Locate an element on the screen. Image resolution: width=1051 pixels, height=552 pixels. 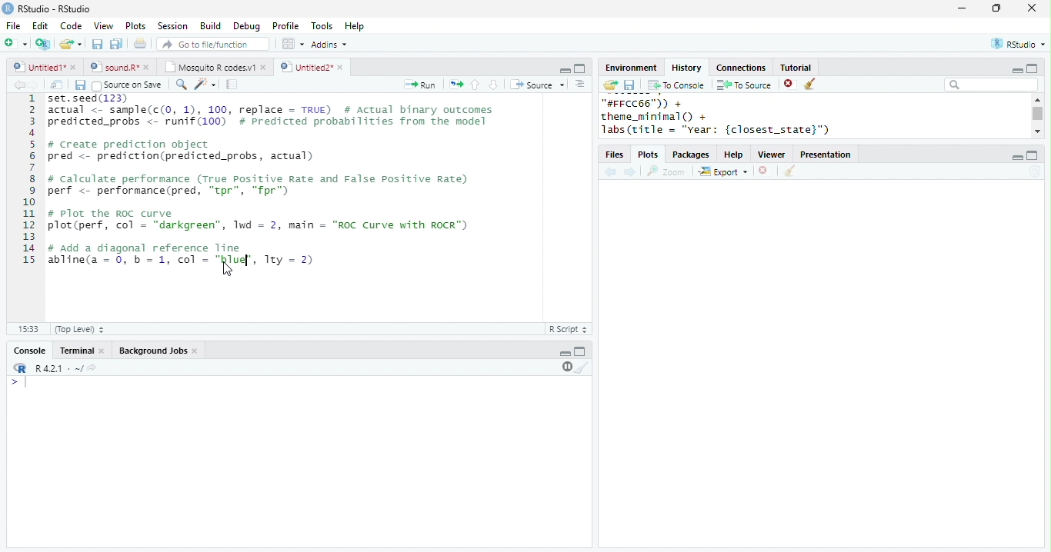
pause is located at coordinates (566, 367).